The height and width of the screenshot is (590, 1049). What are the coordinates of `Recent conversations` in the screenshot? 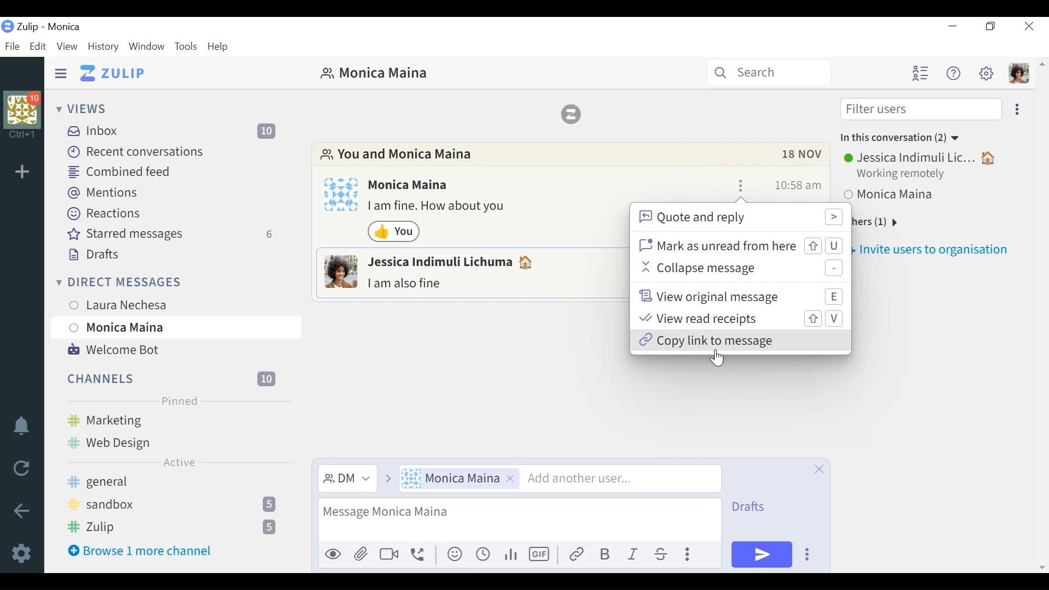 It's located at (137, 151).